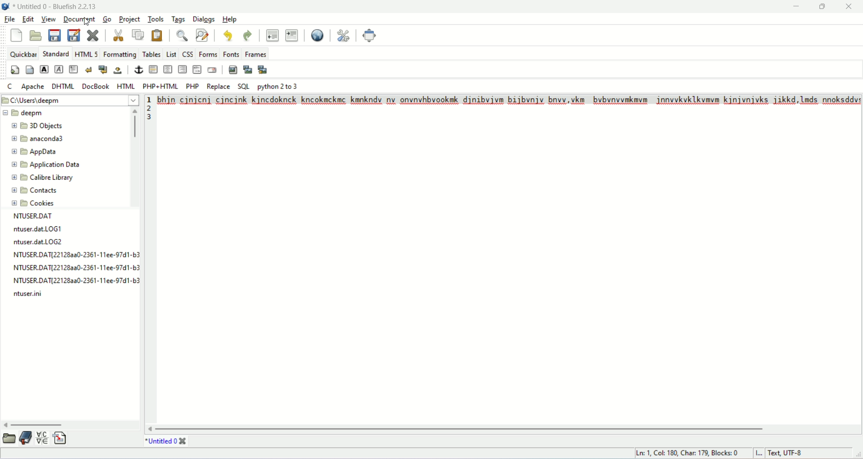 The width and height of the screenshot is (863, 459). I want to click on project, so click(131, 19).